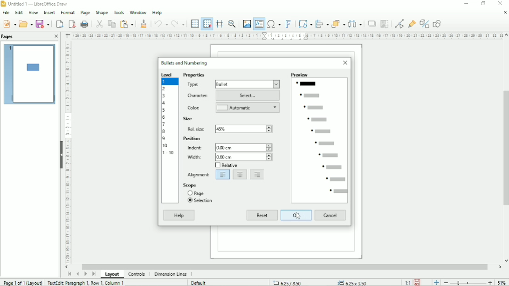 The height and width of the screenshot is (286, 509). I want to click on Close, so click(56, 36).